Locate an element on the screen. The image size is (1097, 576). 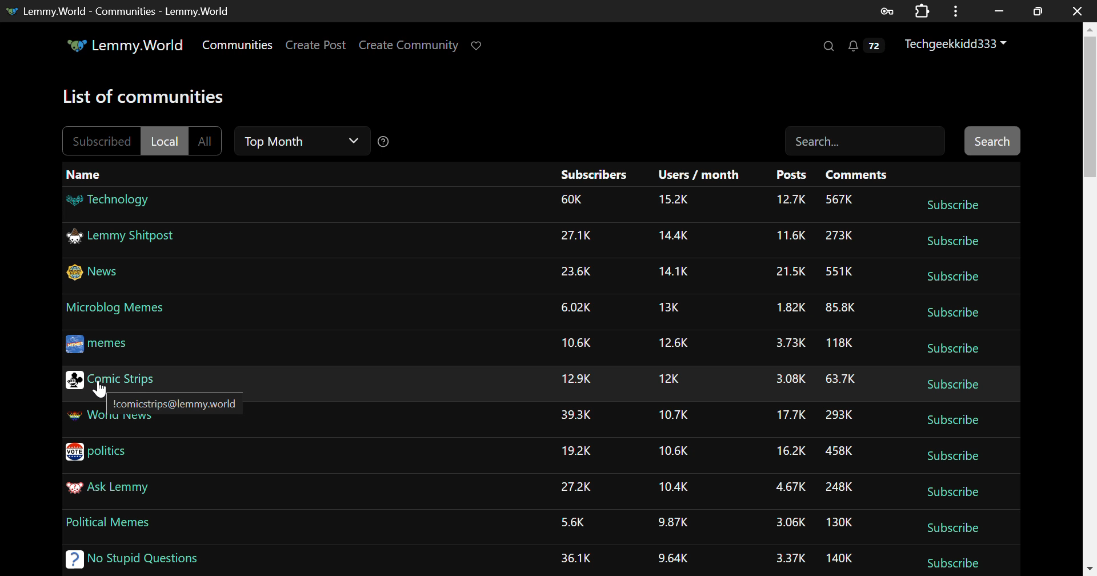
Subscribe is located at coordinates (952, 205).